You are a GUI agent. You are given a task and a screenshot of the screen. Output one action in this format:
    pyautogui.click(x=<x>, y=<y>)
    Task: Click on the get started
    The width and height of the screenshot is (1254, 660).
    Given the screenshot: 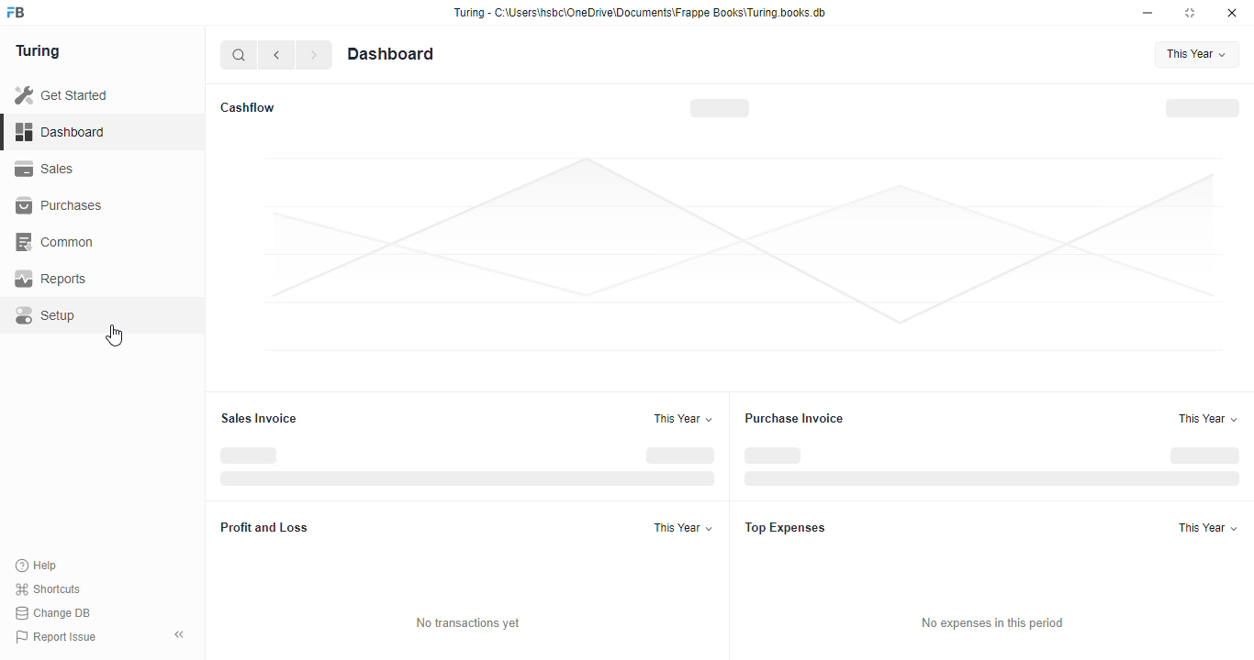 What is the action you would take?
    pyautogui.click(x=61, y=95)
    